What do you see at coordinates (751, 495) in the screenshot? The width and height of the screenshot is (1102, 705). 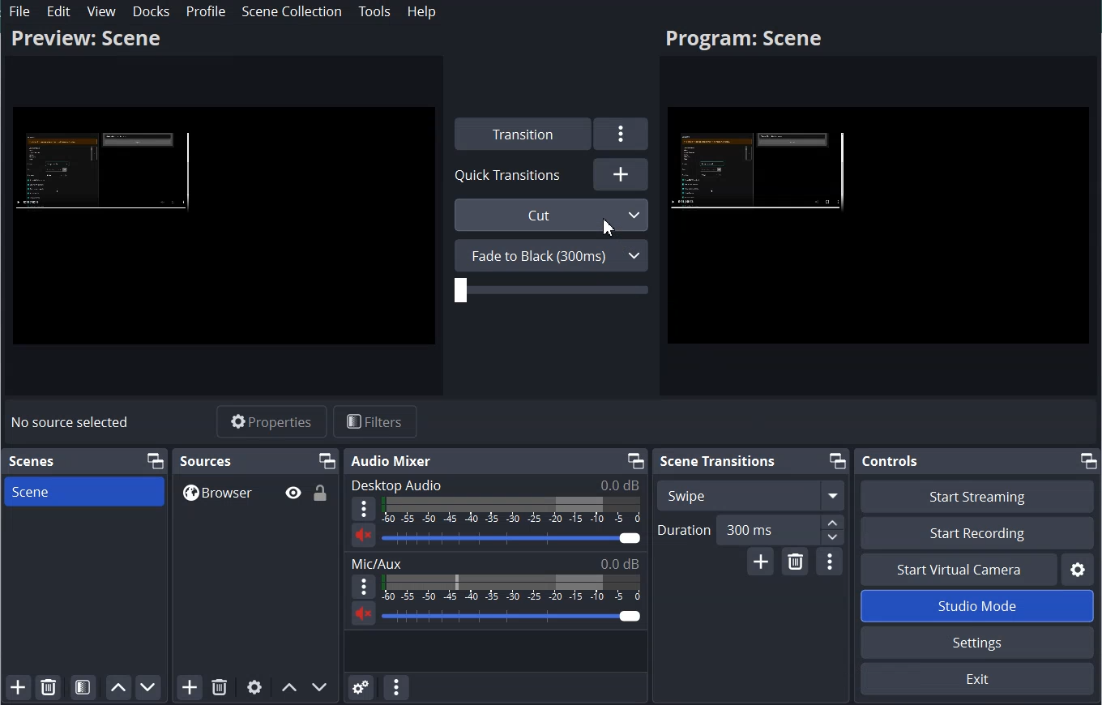 I see `Swipe` at bounding box center [751, 495].